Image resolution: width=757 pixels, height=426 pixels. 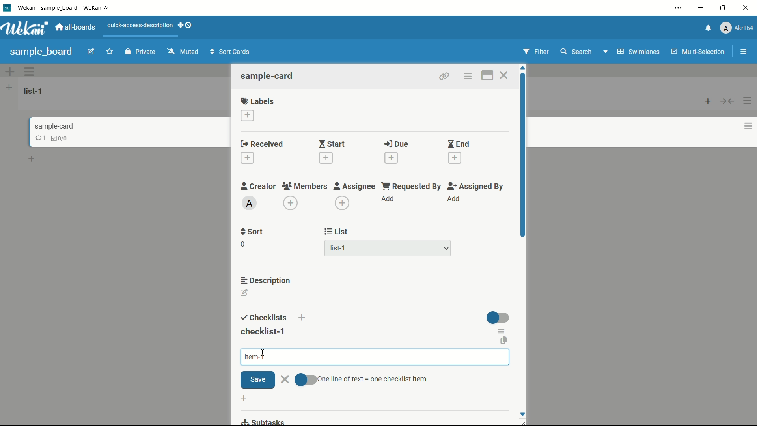 What do you see at coordinates (536, 52) in the screenshot?
I see `Filter` at bounding box center [536, 52].